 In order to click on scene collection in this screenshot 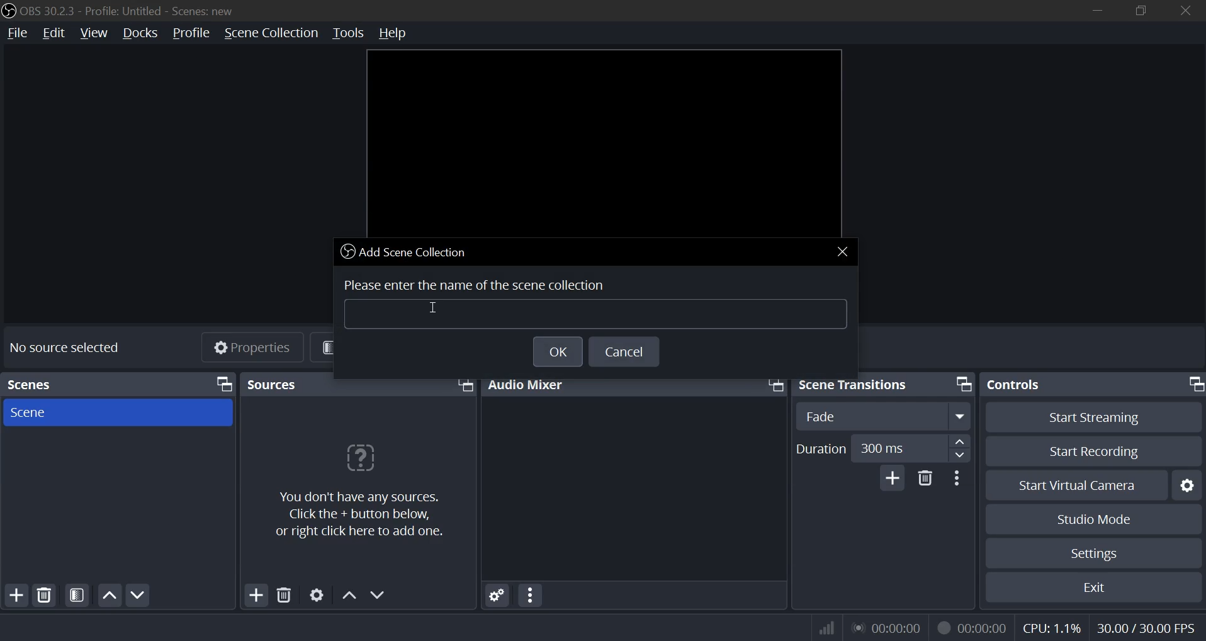, I will do `click(270, 33)`.